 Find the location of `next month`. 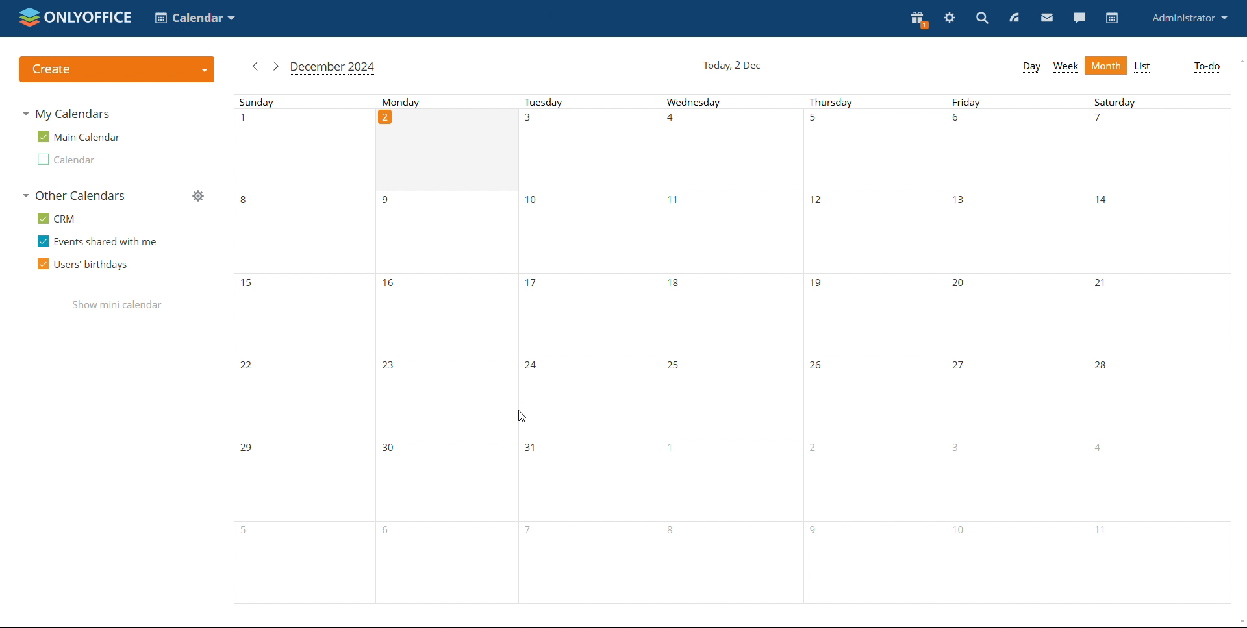

next month is located at coordinates (276, 66).